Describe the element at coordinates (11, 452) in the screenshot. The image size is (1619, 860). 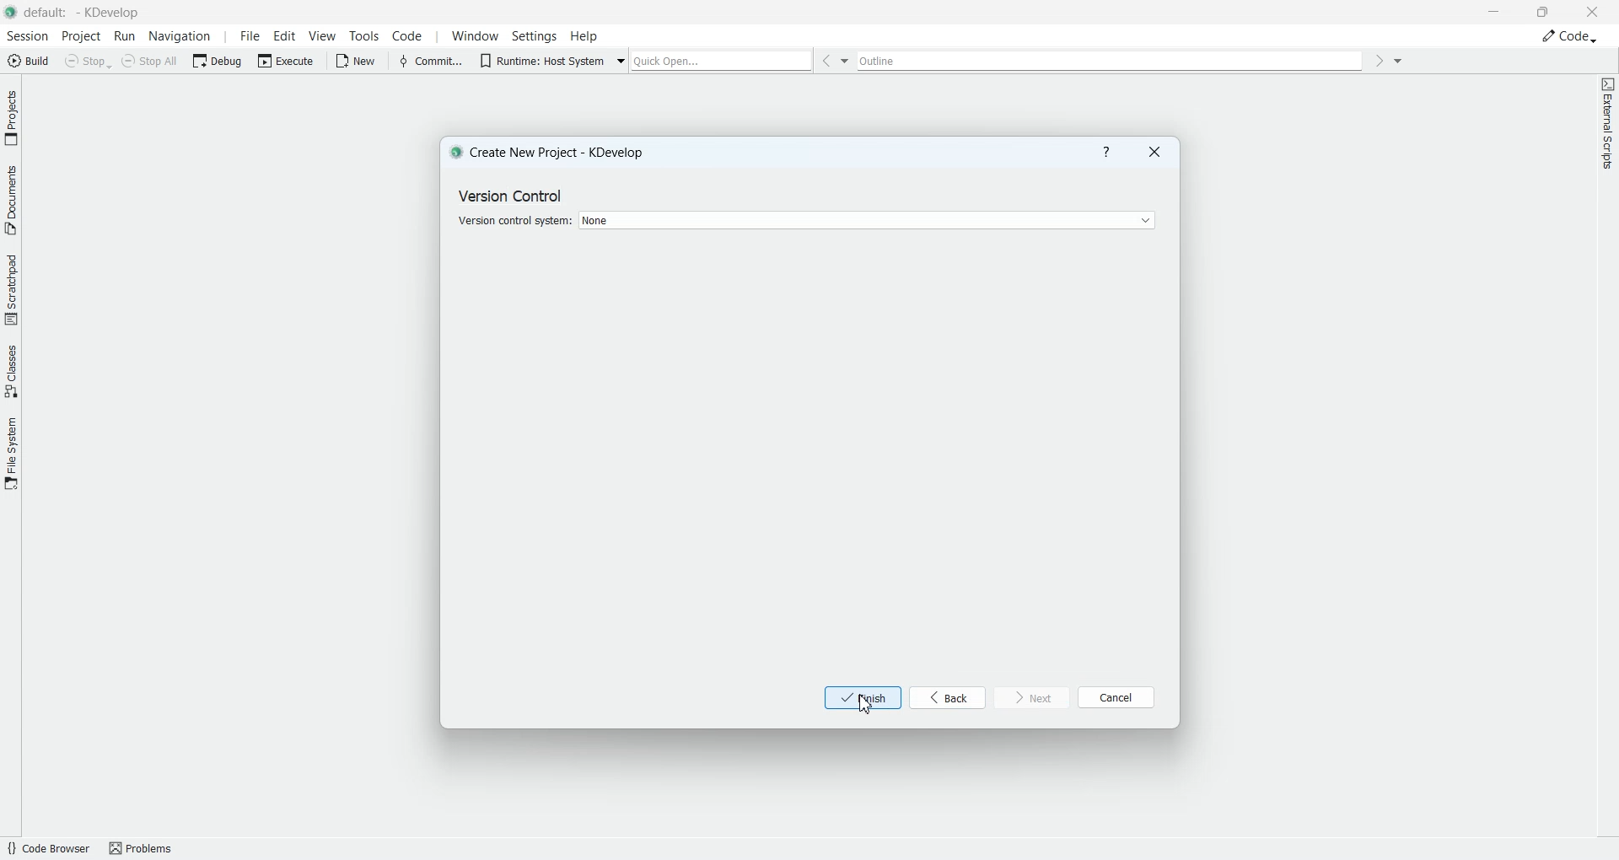
I see `File System` at that location.